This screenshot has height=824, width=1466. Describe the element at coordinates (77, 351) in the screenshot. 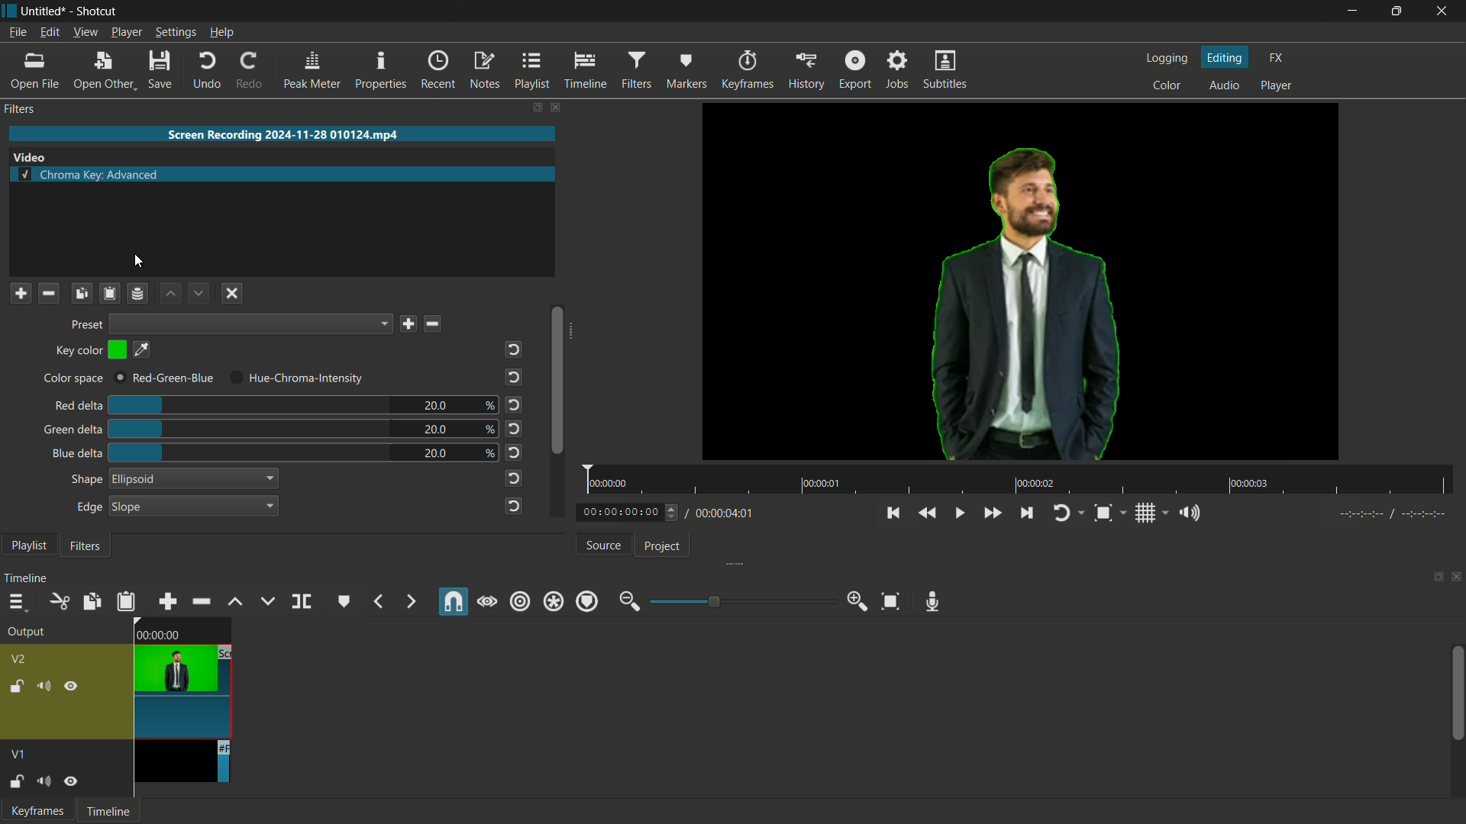

I see `key color` at that location.